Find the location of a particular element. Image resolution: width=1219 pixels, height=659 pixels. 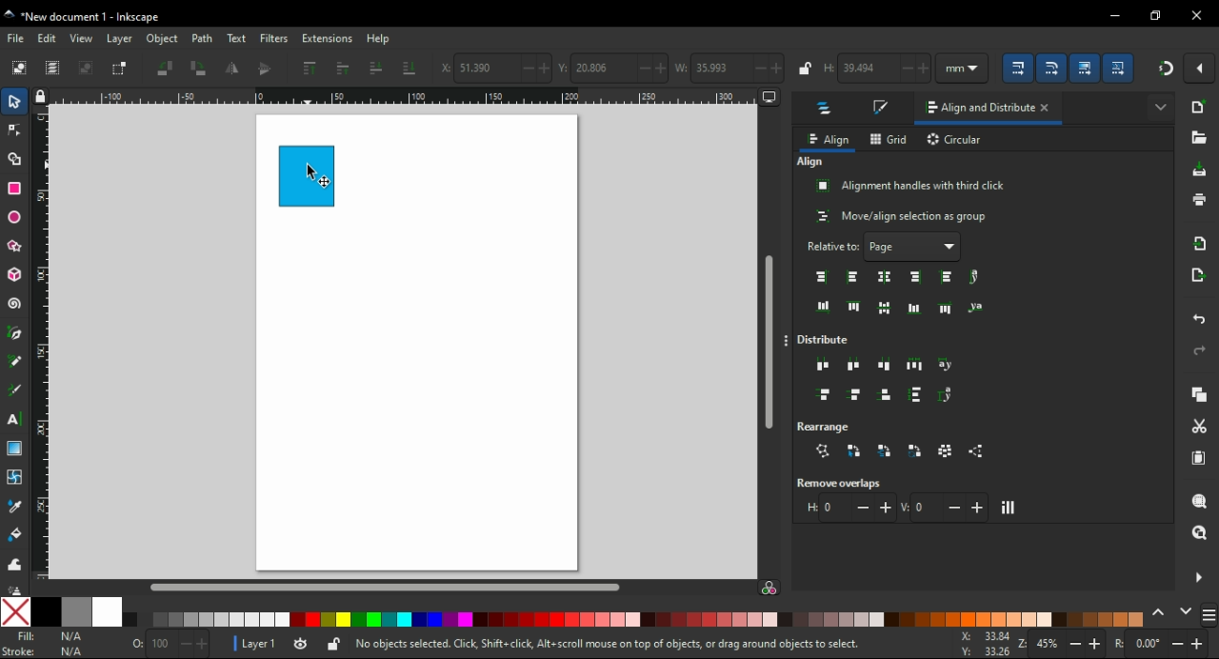

distribute vertically with even spacing between bottom edges is located at coordinates (888, 397).